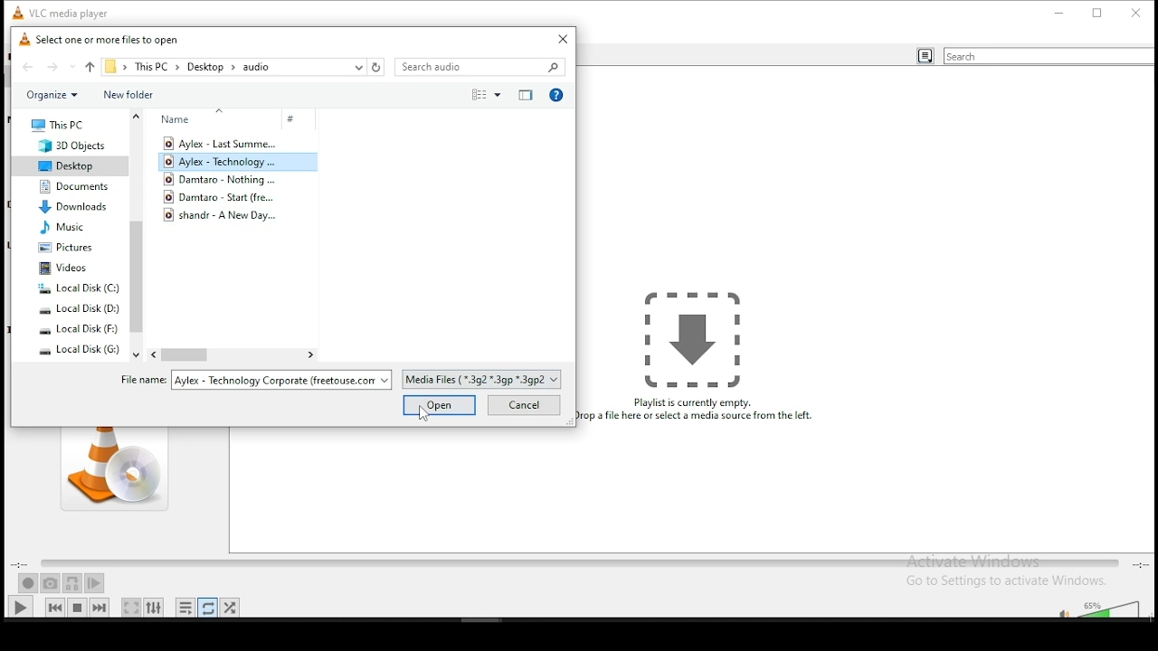 Image resolution: width=1158 pixels, height=651 pixels. What do you see at coordinates (223, 163) in the screenshot?
I see `Aylex- technology` at bounding box center [223, 163].